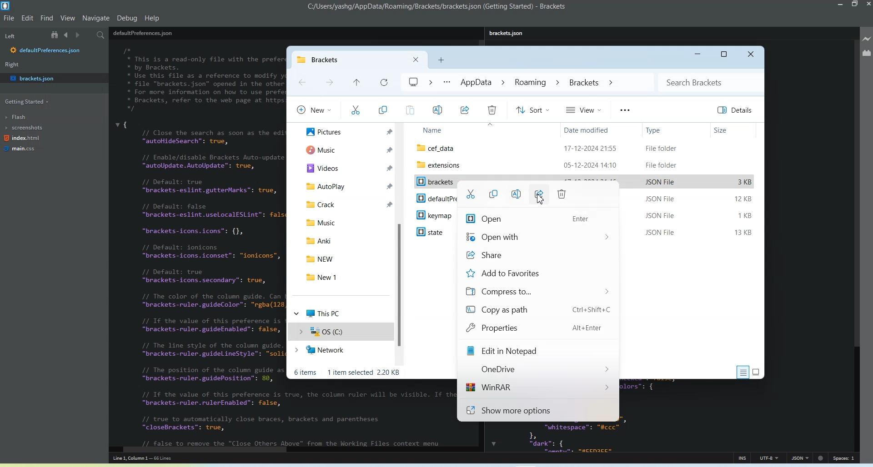 Image resolution: width=873 pixels, height=467 pixels. I want to click on Navigate Backwards, so click(67, 35).